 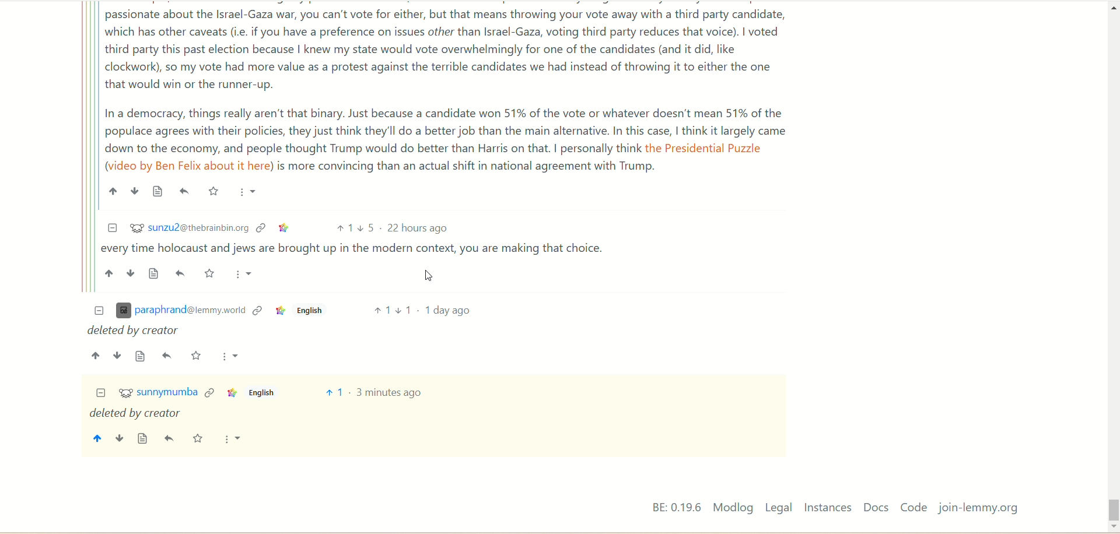 What do you see at coordinates (449, 89) in the screenshot?
I see `For example, Biden didn't meaningfully push back on Israel, and | doubt Trump would do anything differently. So if you are super
passionate about the Israel-Gaza war, you can't vote for either, but that means throwing your vote away with a third party candidate,
which has other caveats (i.e. if you have a preference on issues other than Israel-Gaza, voting third party reduces that voice). | voted
third party this past election because | knew my state would vote overwhelmingly for one of the candidates (and it did, like
clockwork), so my vote had more value as a protest against the terrible candidates we had instead of throwing it to either the one
that would win or the runner-up.

In a democracy, things really aren't that binary. Just because a candidate won 51% of the vote or whatever doesn't mean 51% of the
populace agrees with their policies, they just think they'll do a better job than the main alternative. In this case, | think it largely came
down to the economy, and people thought Trump would do better than Harris on that. | personally think the Presidential Puzzle
(video by Ben Felix about it here) is more convincing than an actual shift in national agreement with Trump.` at bounding box center [449, 89].